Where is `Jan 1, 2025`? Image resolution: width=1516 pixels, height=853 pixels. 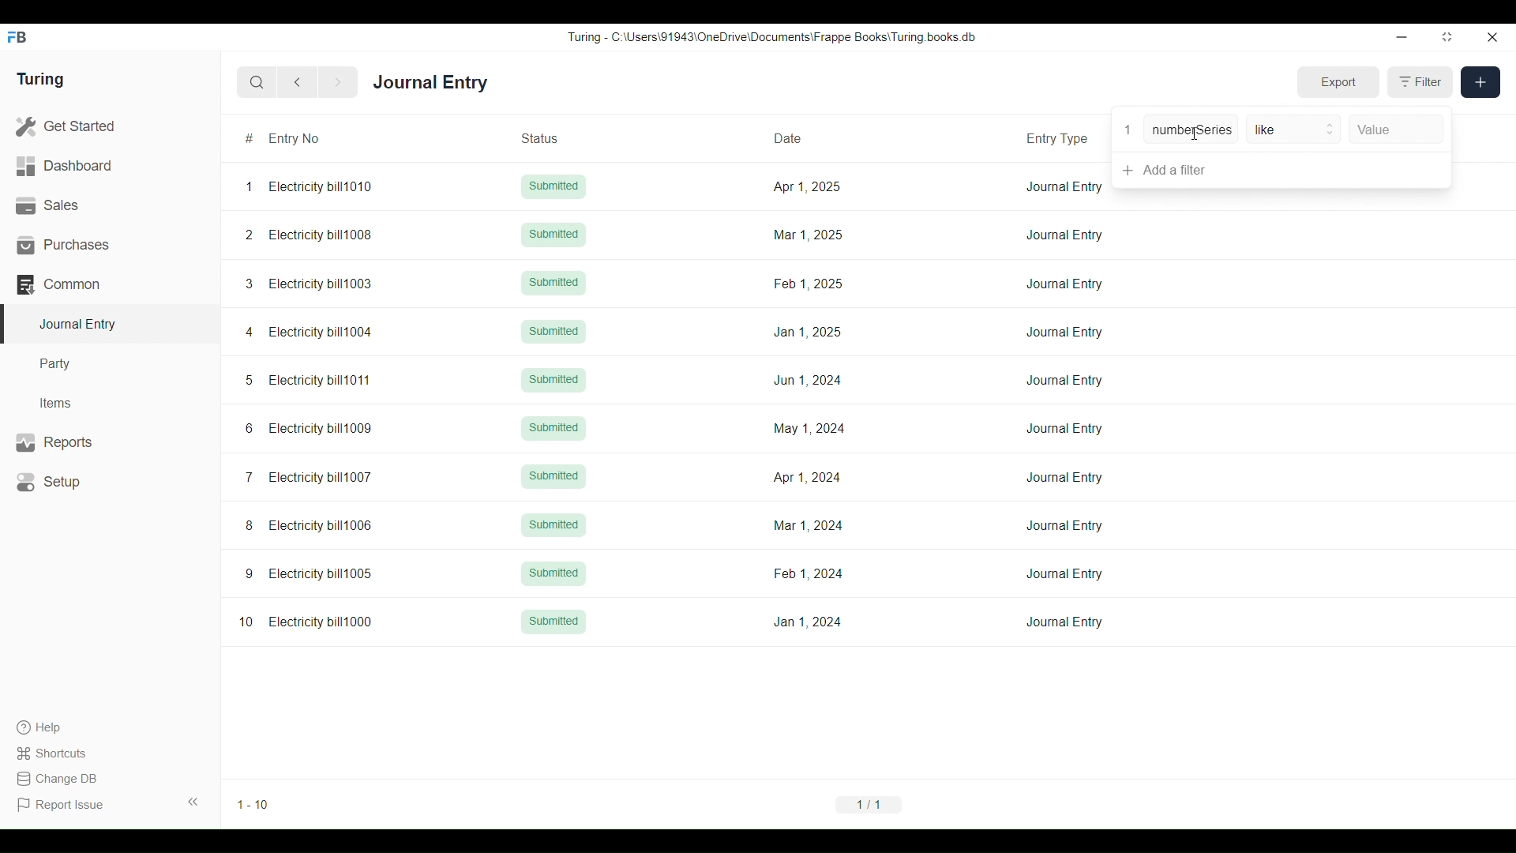
Jan 1, 2025 is located at coordinates (808, 332).